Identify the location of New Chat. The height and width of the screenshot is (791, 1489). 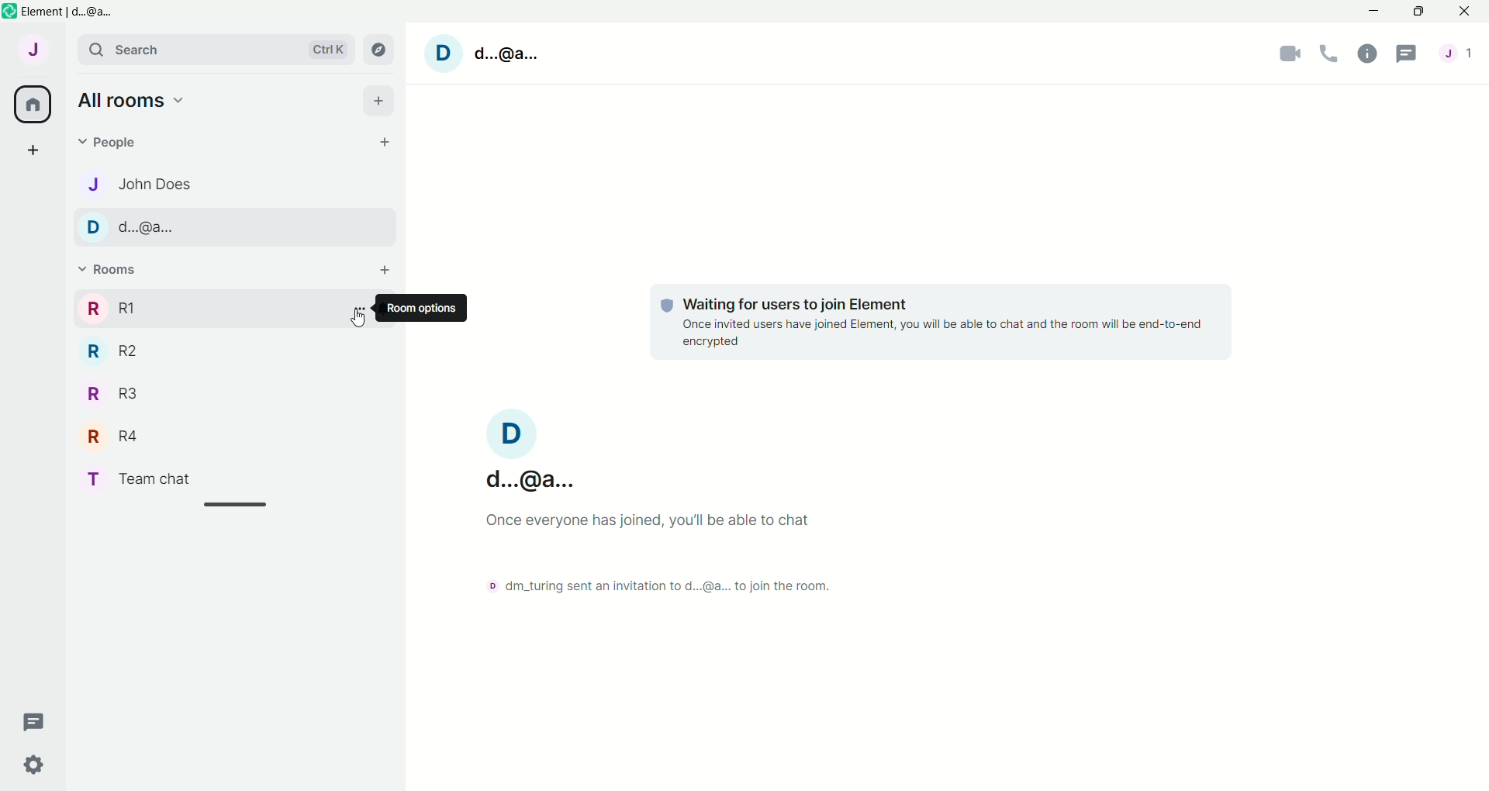
(33, 719).